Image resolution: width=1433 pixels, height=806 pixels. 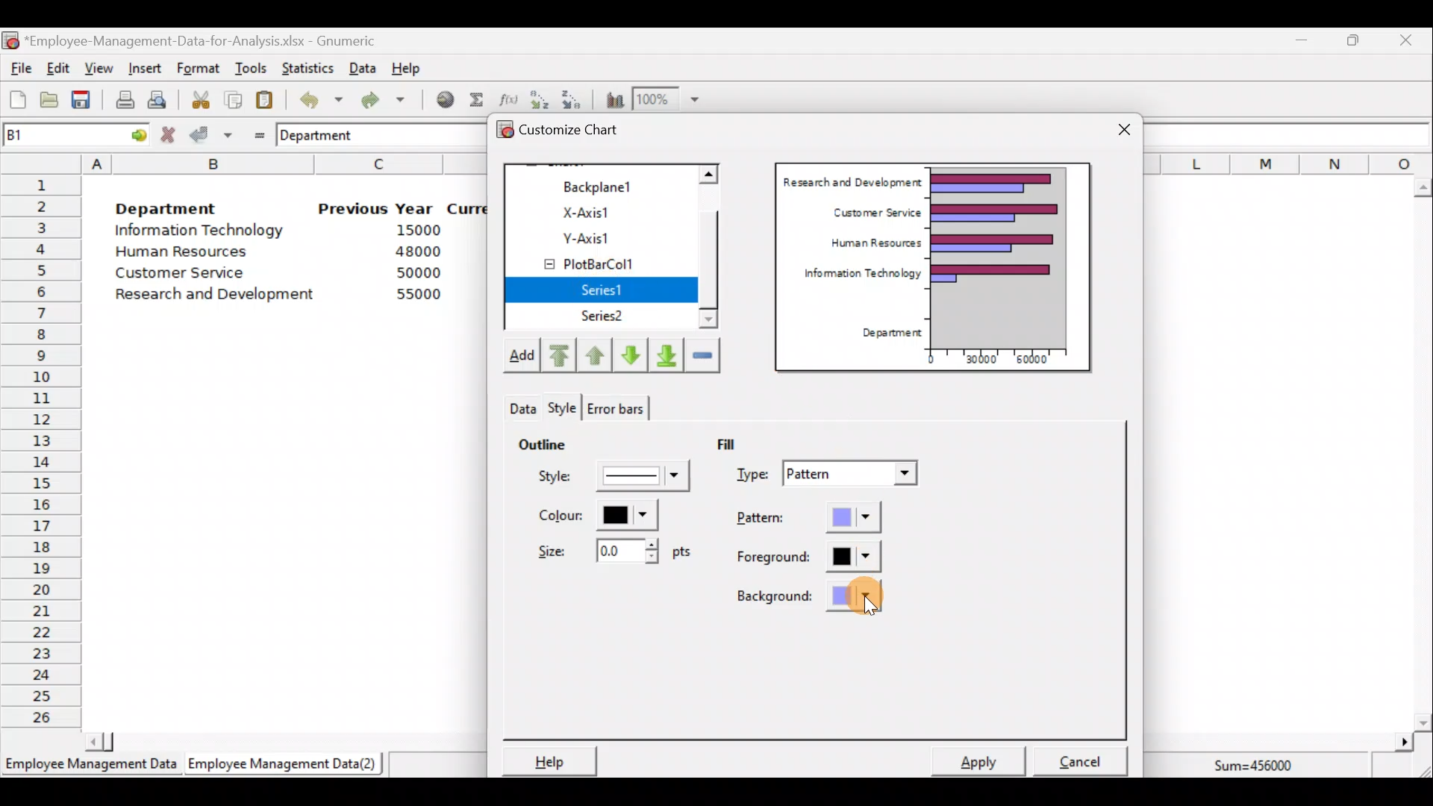 I want to click on Backplane1, so click(x=604, y=185).